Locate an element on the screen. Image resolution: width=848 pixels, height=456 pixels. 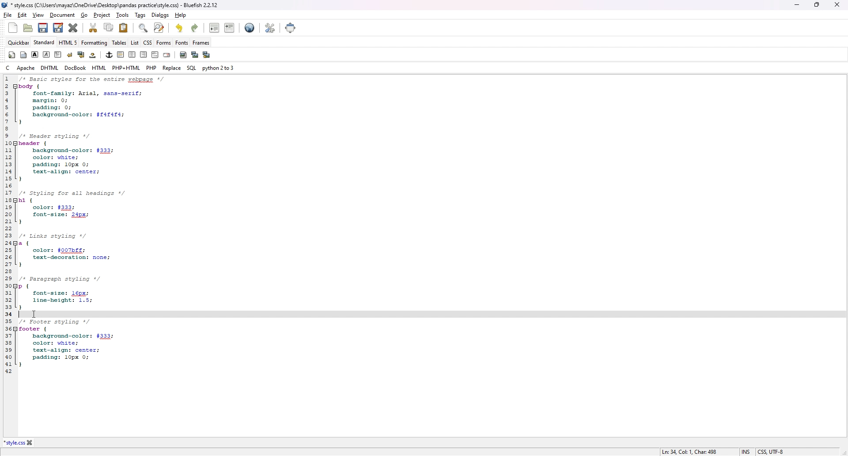
docbook is located at coordinates (75, 68).